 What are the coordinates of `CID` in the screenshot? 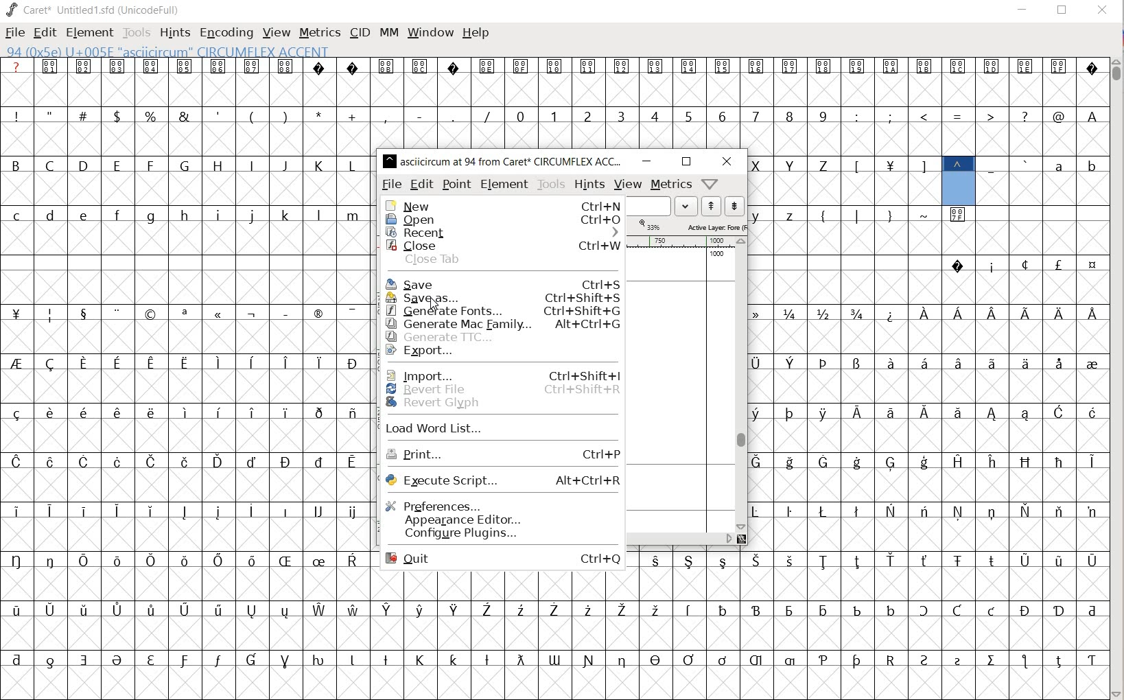 It's located at (359, 32).